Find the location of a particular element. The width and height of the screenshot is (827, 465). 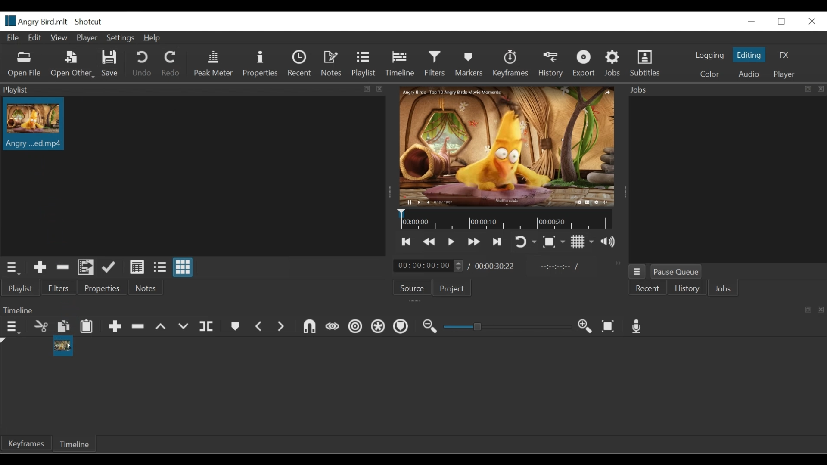

Player is located at coordinates (786, 73).